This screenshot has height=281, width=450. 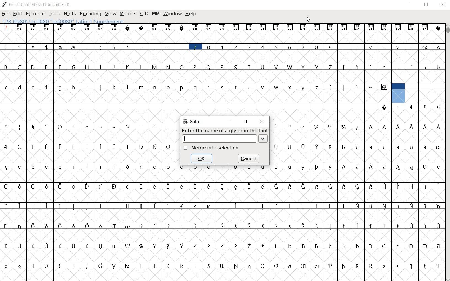 What do you see at coordinates (168, 87) in the screenshot?
I see `o` at bounding box center [168, 87].